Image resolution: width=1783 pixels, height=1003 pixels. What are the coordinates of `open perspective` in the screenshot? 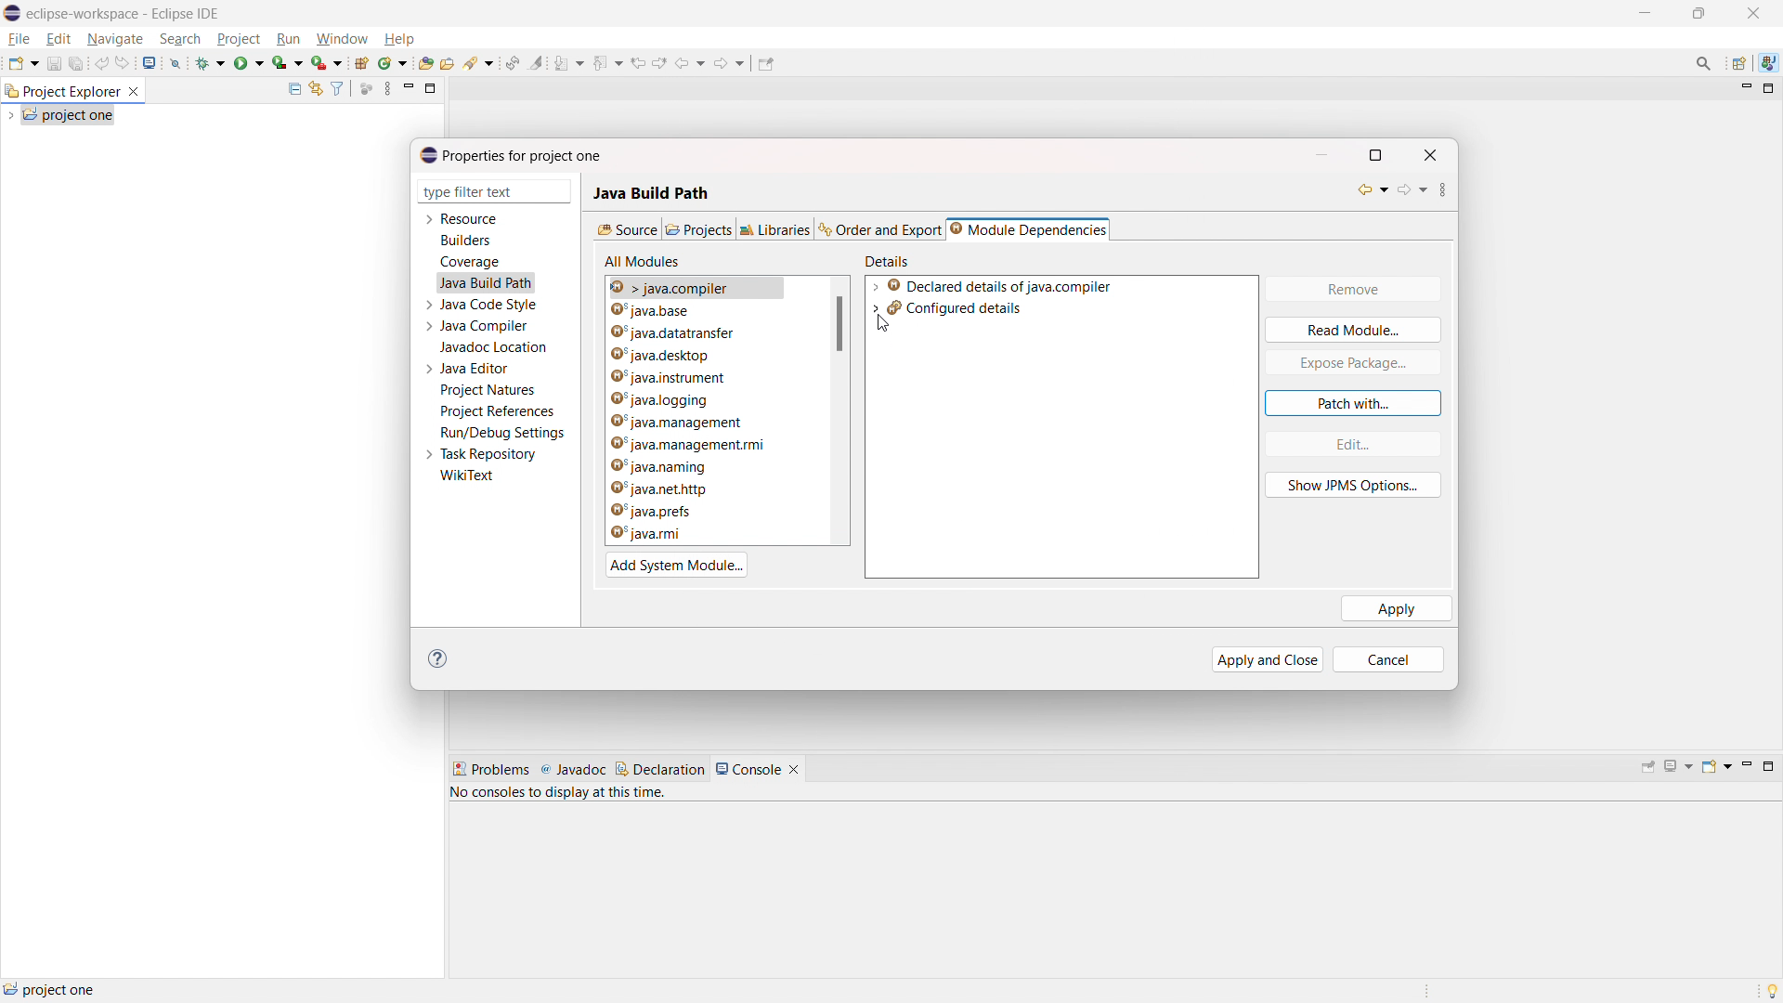 It's located at (1740, 64).